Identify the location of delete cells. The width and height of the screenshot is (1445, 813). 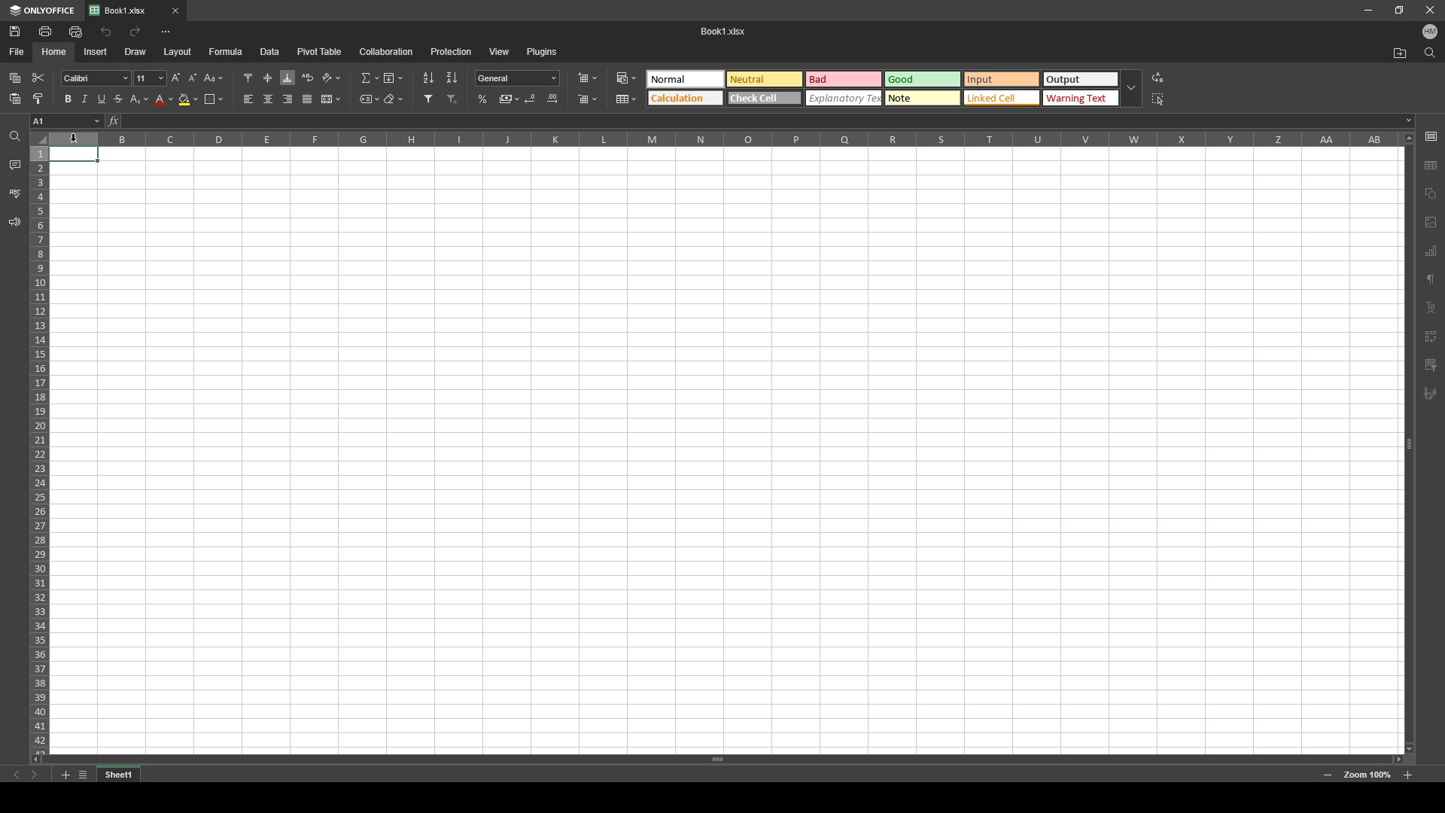
(587, 99).